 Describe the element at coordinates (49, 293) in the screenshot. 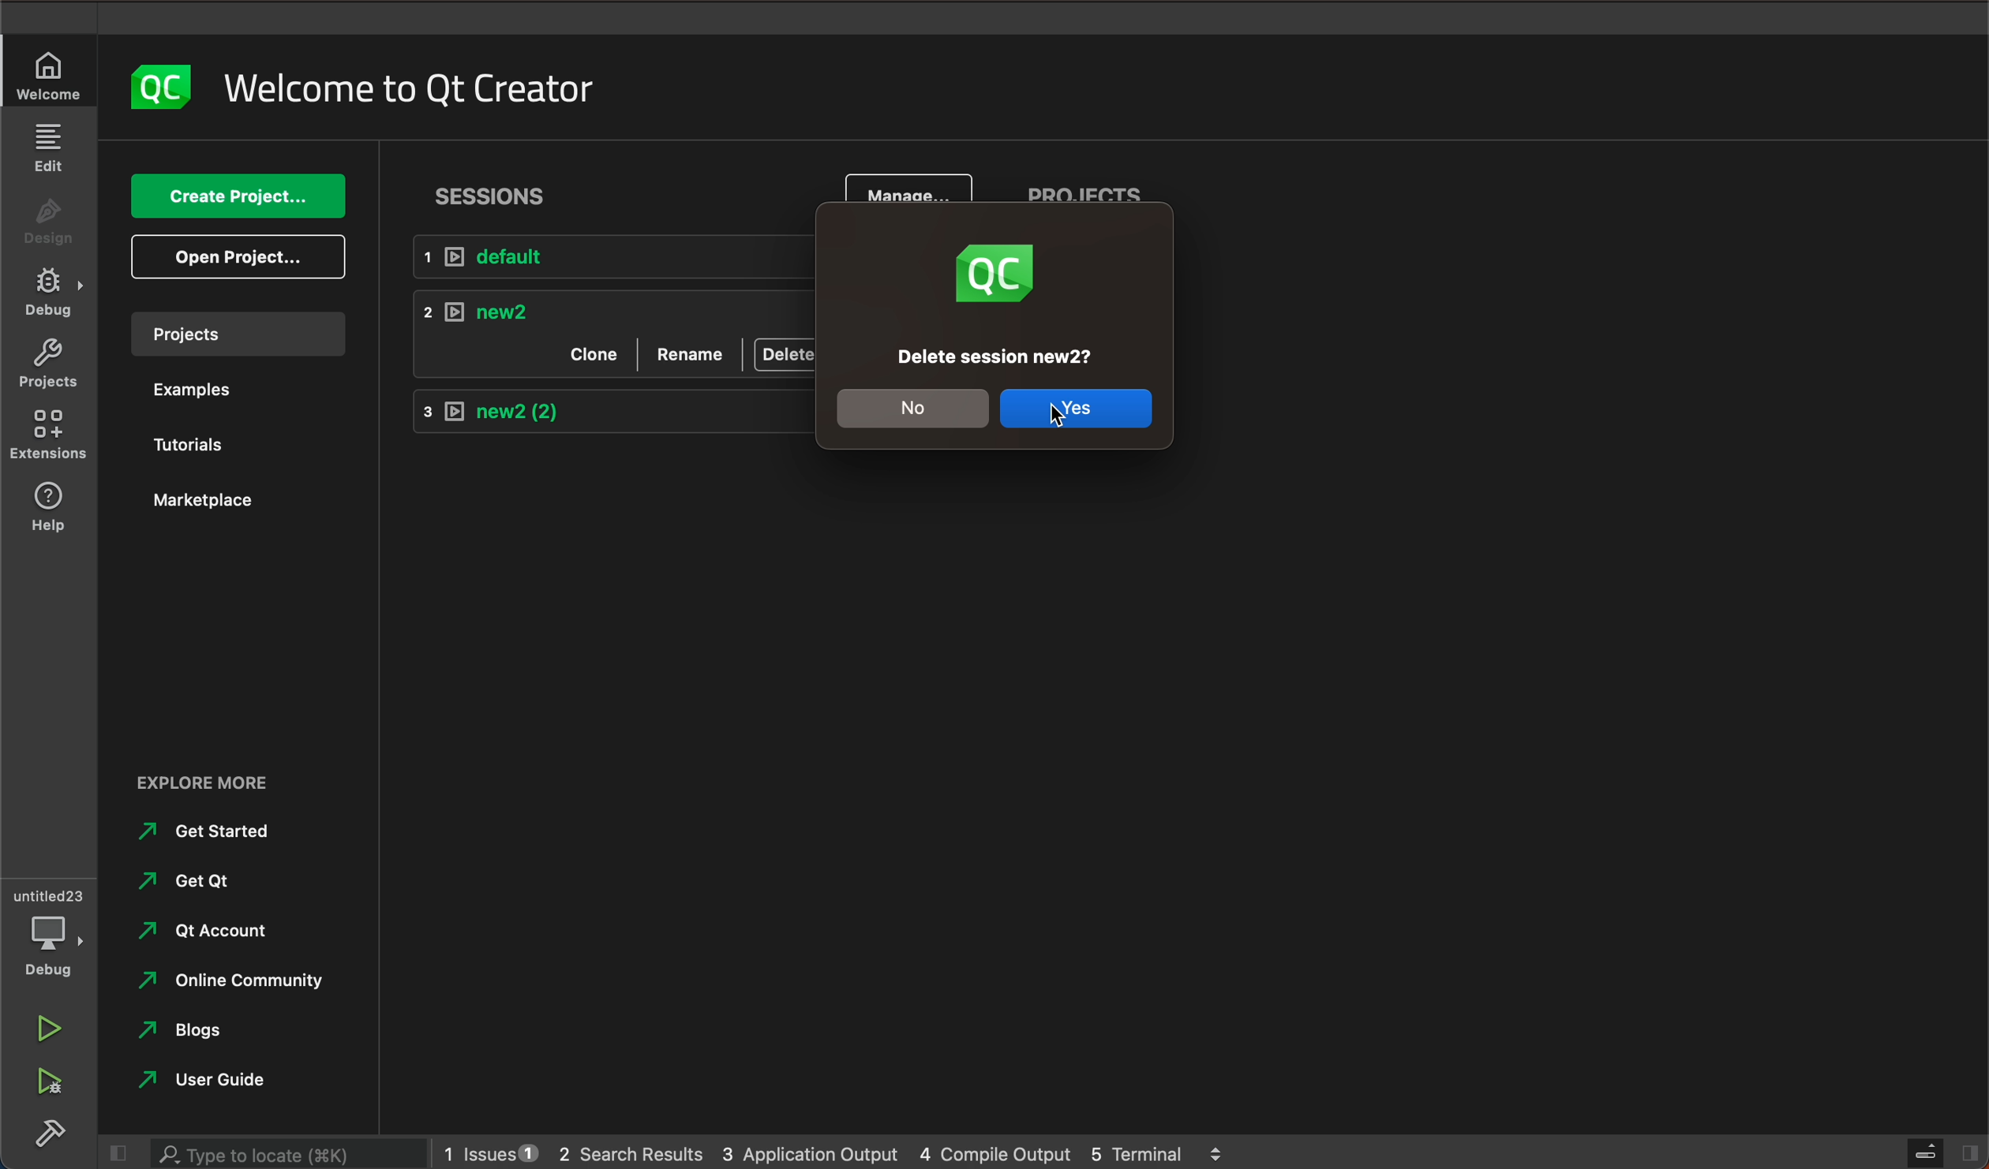

I see `debug` at that location.